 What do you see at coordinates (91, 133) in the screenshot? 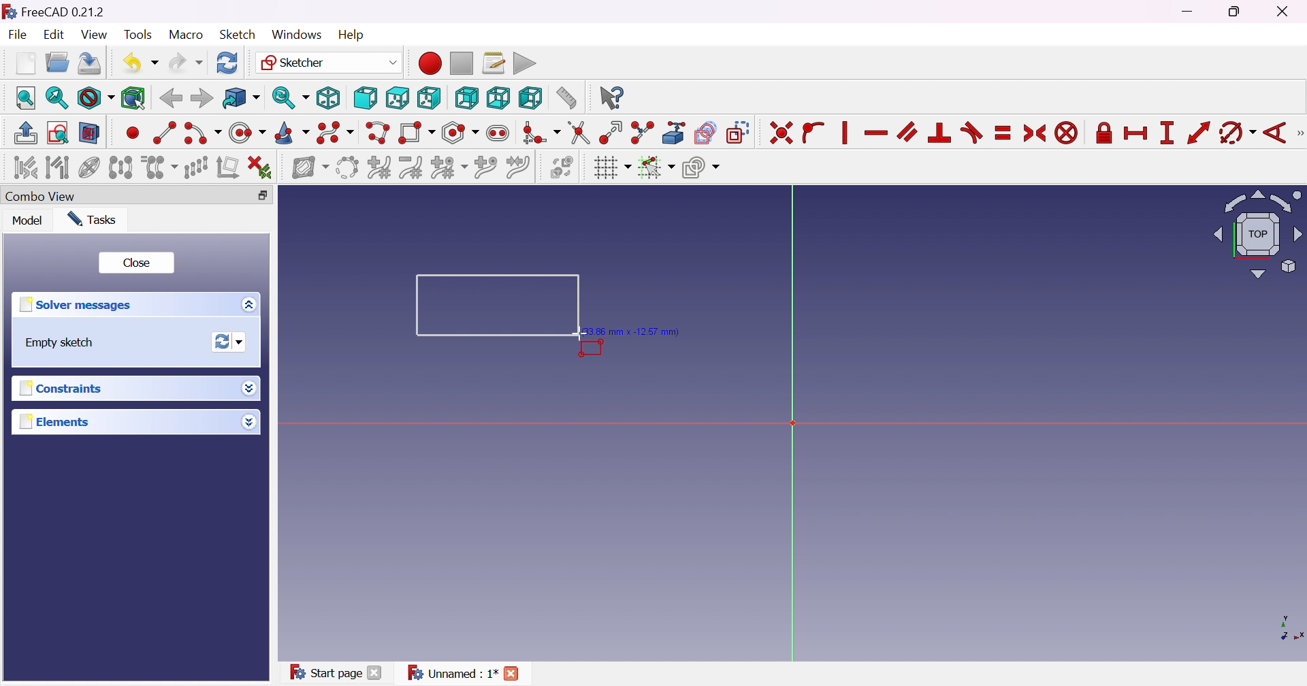
I see `View section` at bounding box center [91, 133].